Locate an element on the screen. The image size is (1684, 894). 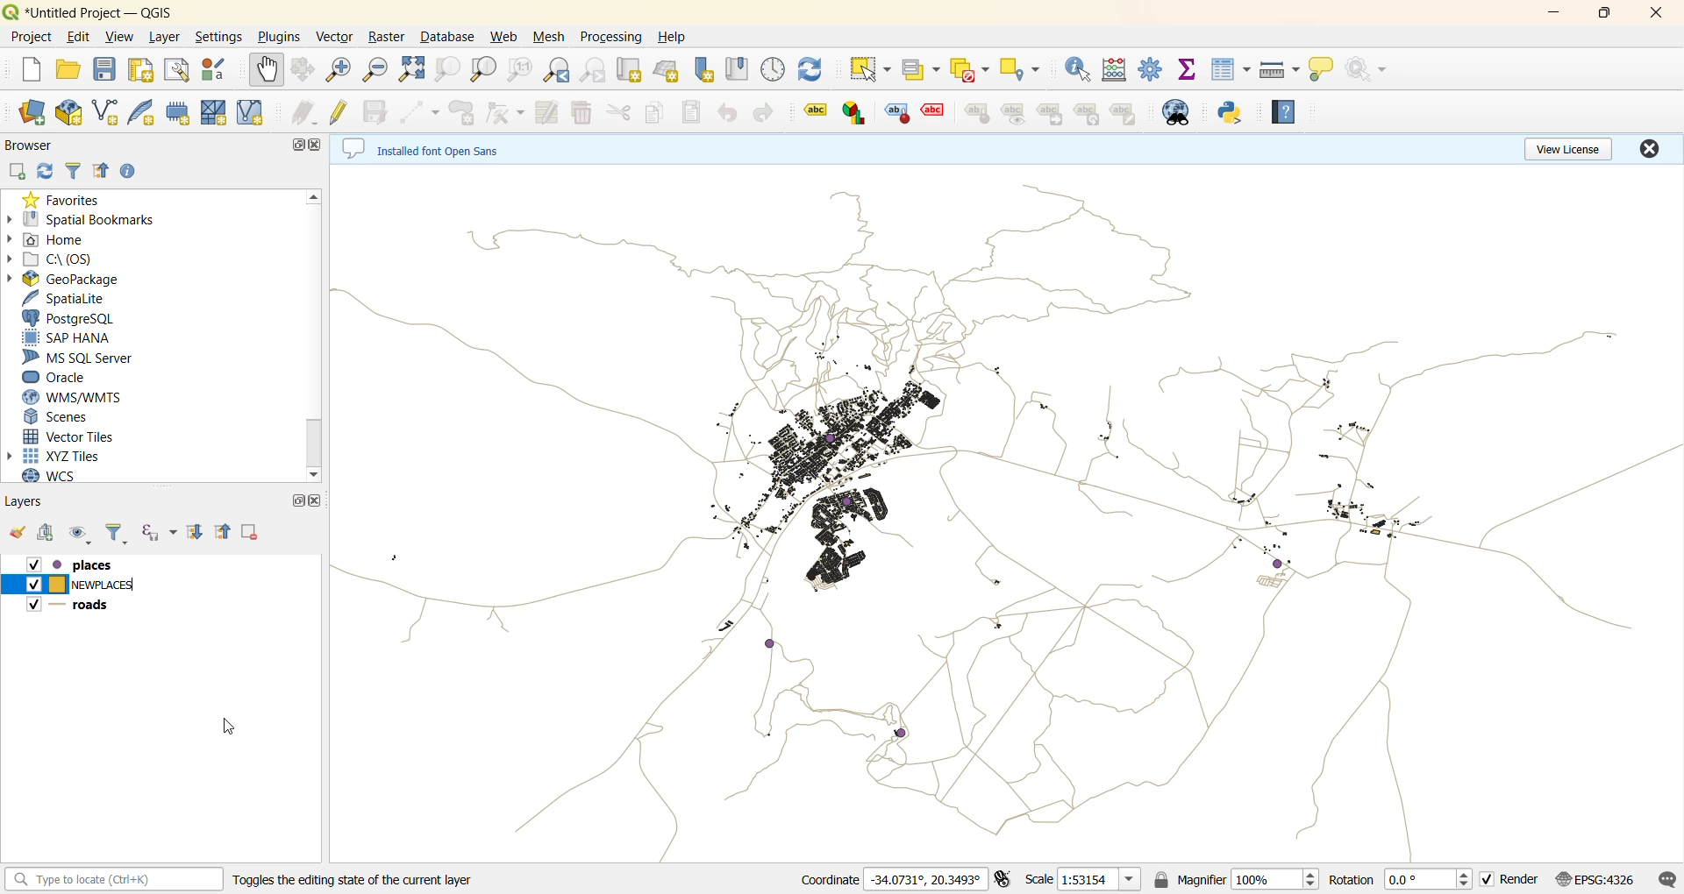
digitize is located at coordinates (424, 111).